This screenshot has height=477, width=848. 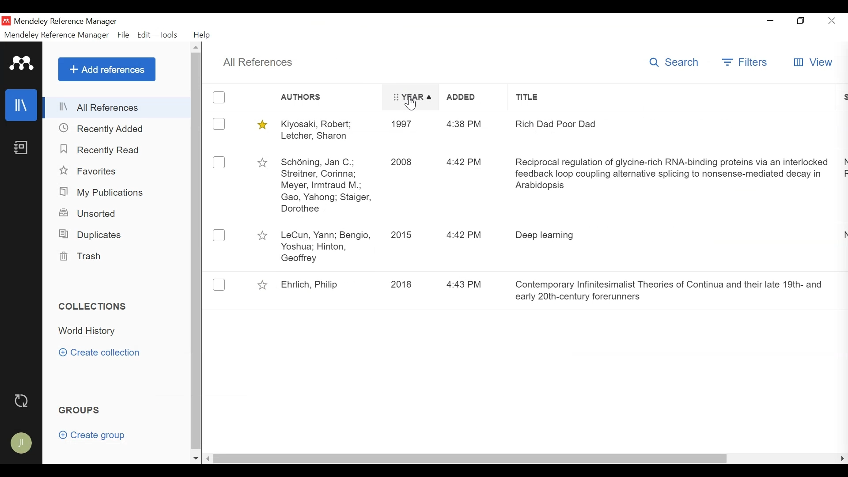 What do you see at coordinates (676, 97) in the screenshot?
I see `Title` at bounding box center [676, 97].